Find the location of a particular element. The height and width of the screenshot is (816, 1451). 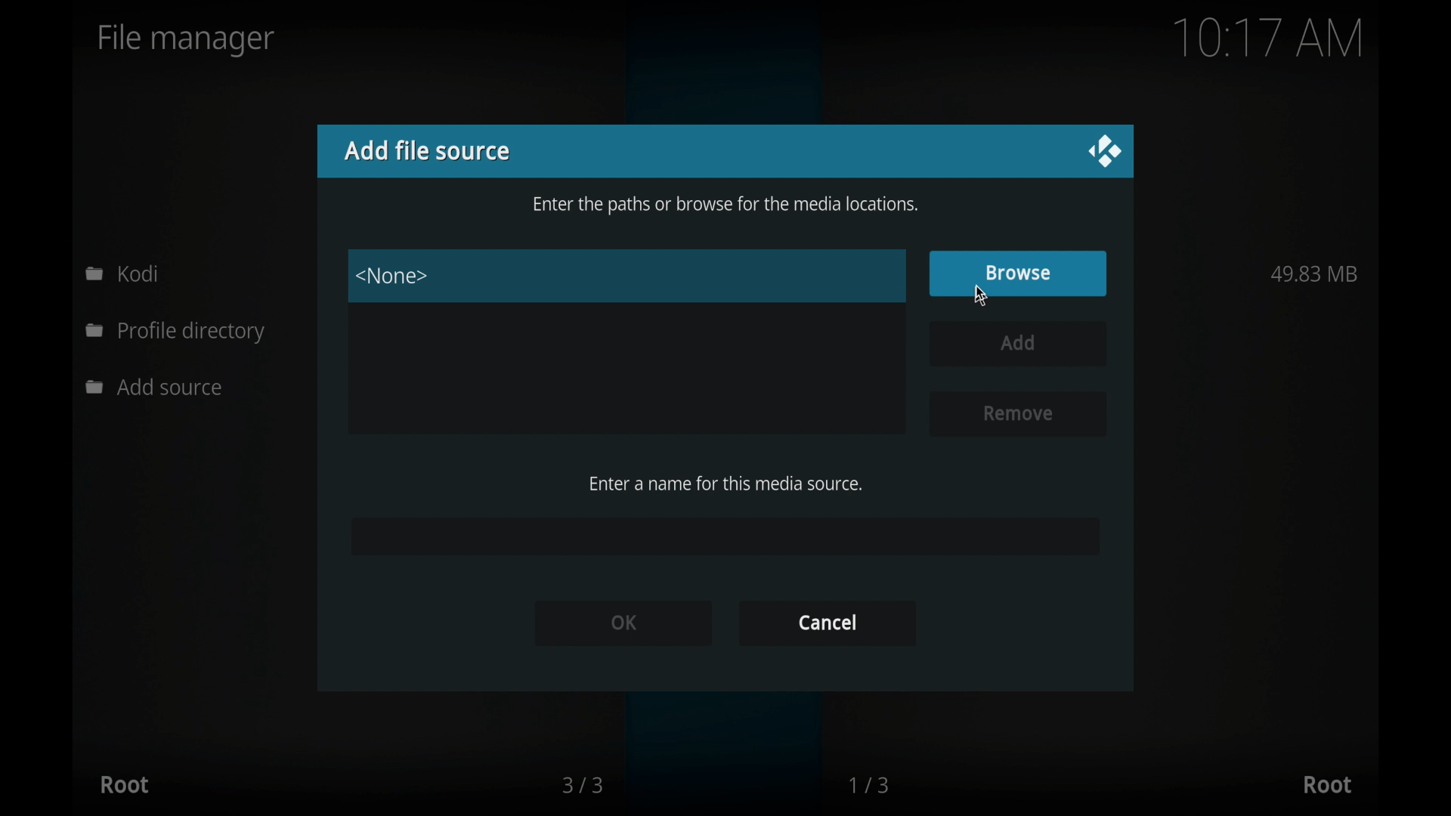

file manager is located at coordinates (187, 40).